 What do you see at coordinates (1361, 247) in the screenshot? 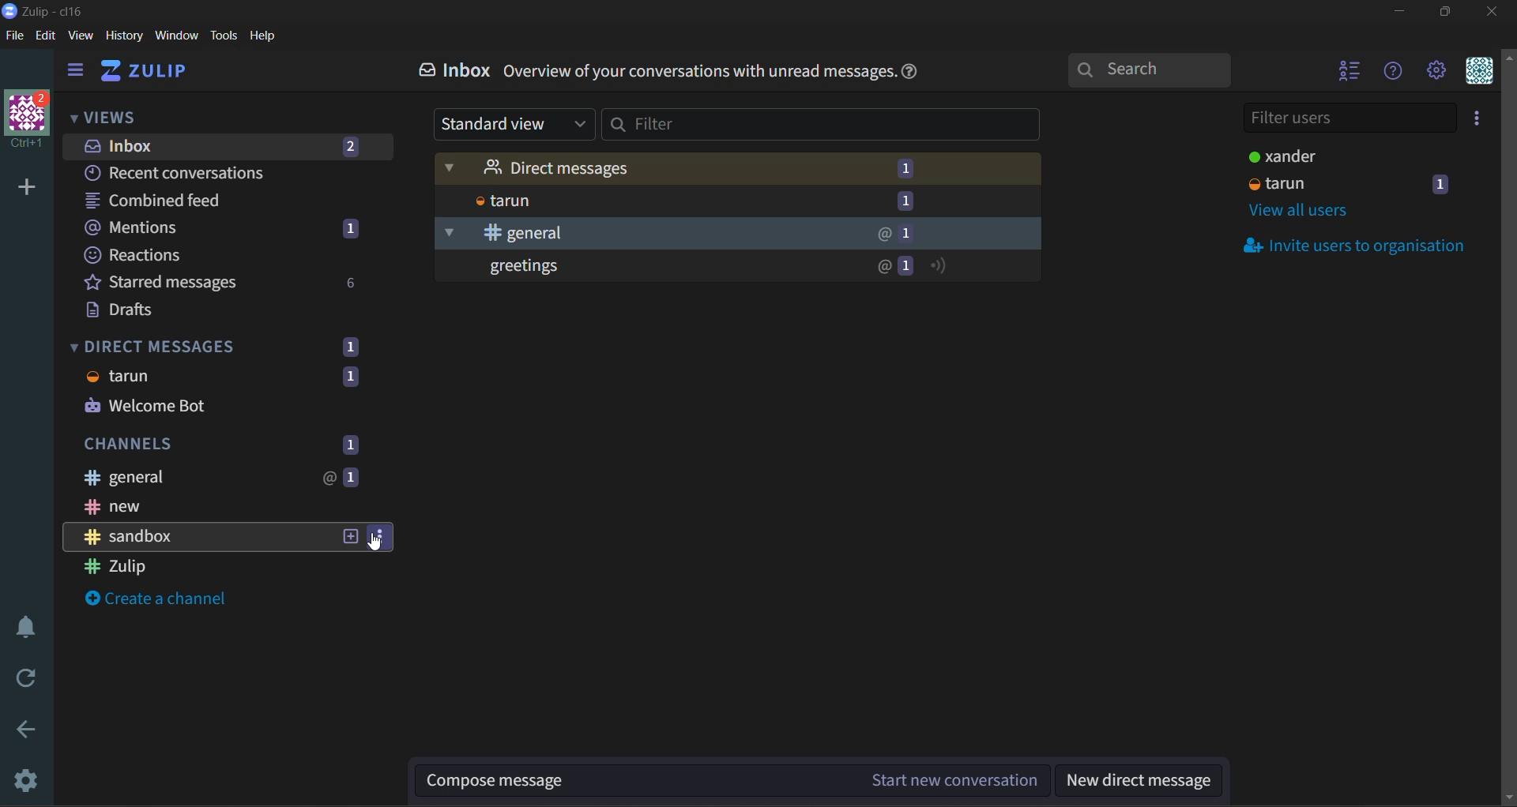
I see `invite users to organisation` at bounding box center [1361, 247].